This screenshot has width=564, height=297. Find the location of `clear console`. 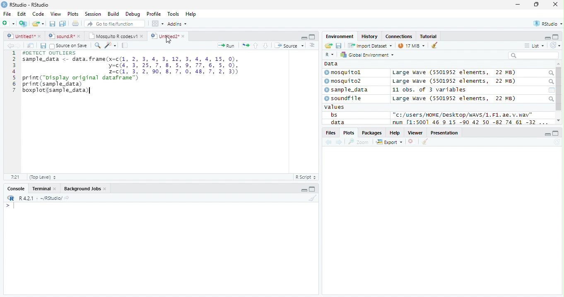

clear console is located at coordinates (434, 45).